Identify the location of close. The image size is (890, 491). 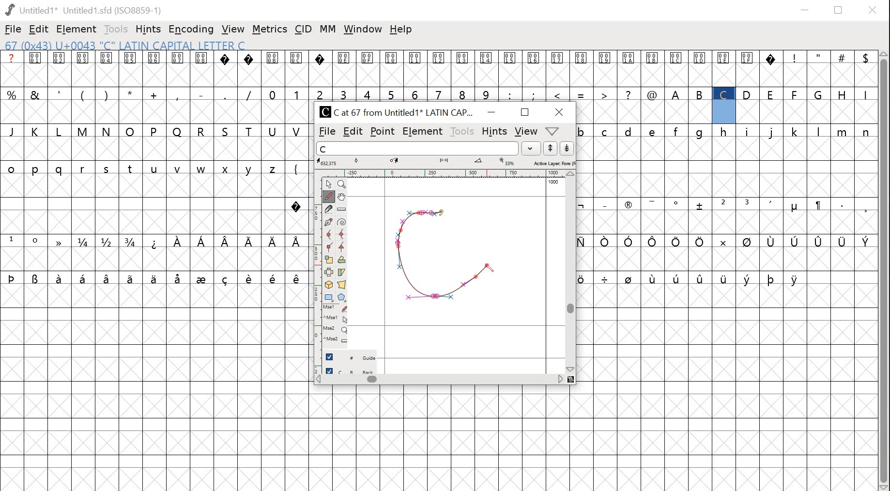
(561, 111).